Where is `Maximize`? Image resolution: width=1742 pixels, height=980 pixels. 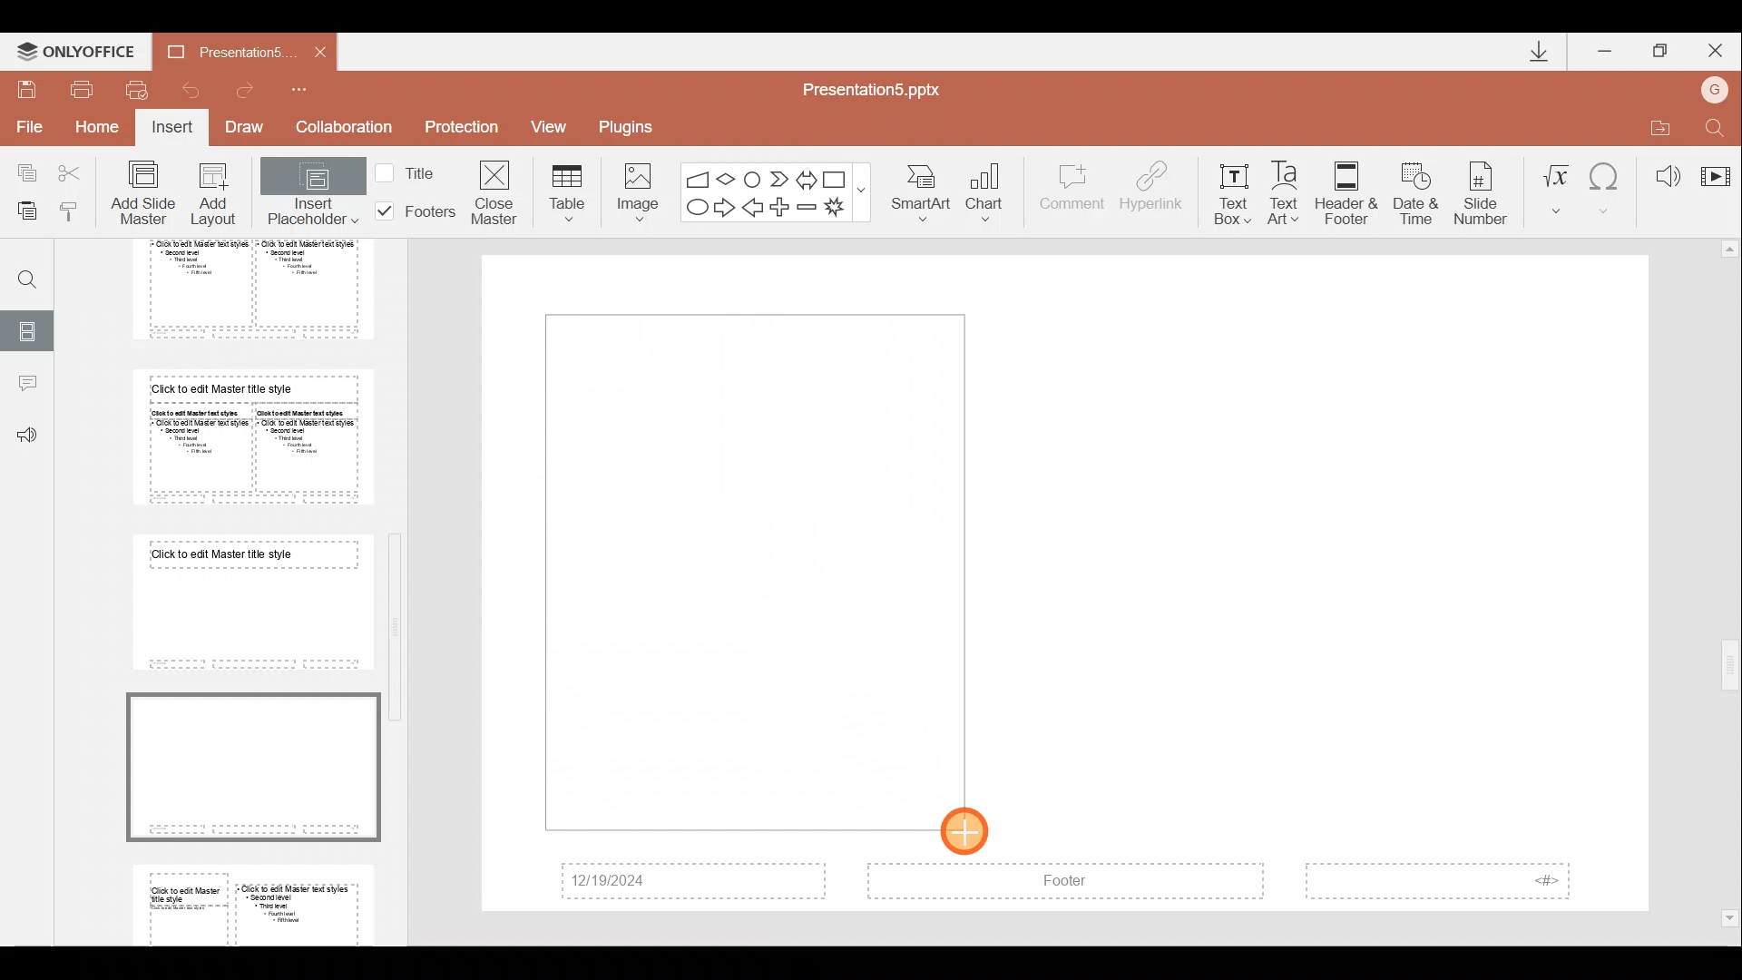
Maximize is located at coordinates (1661, 48).